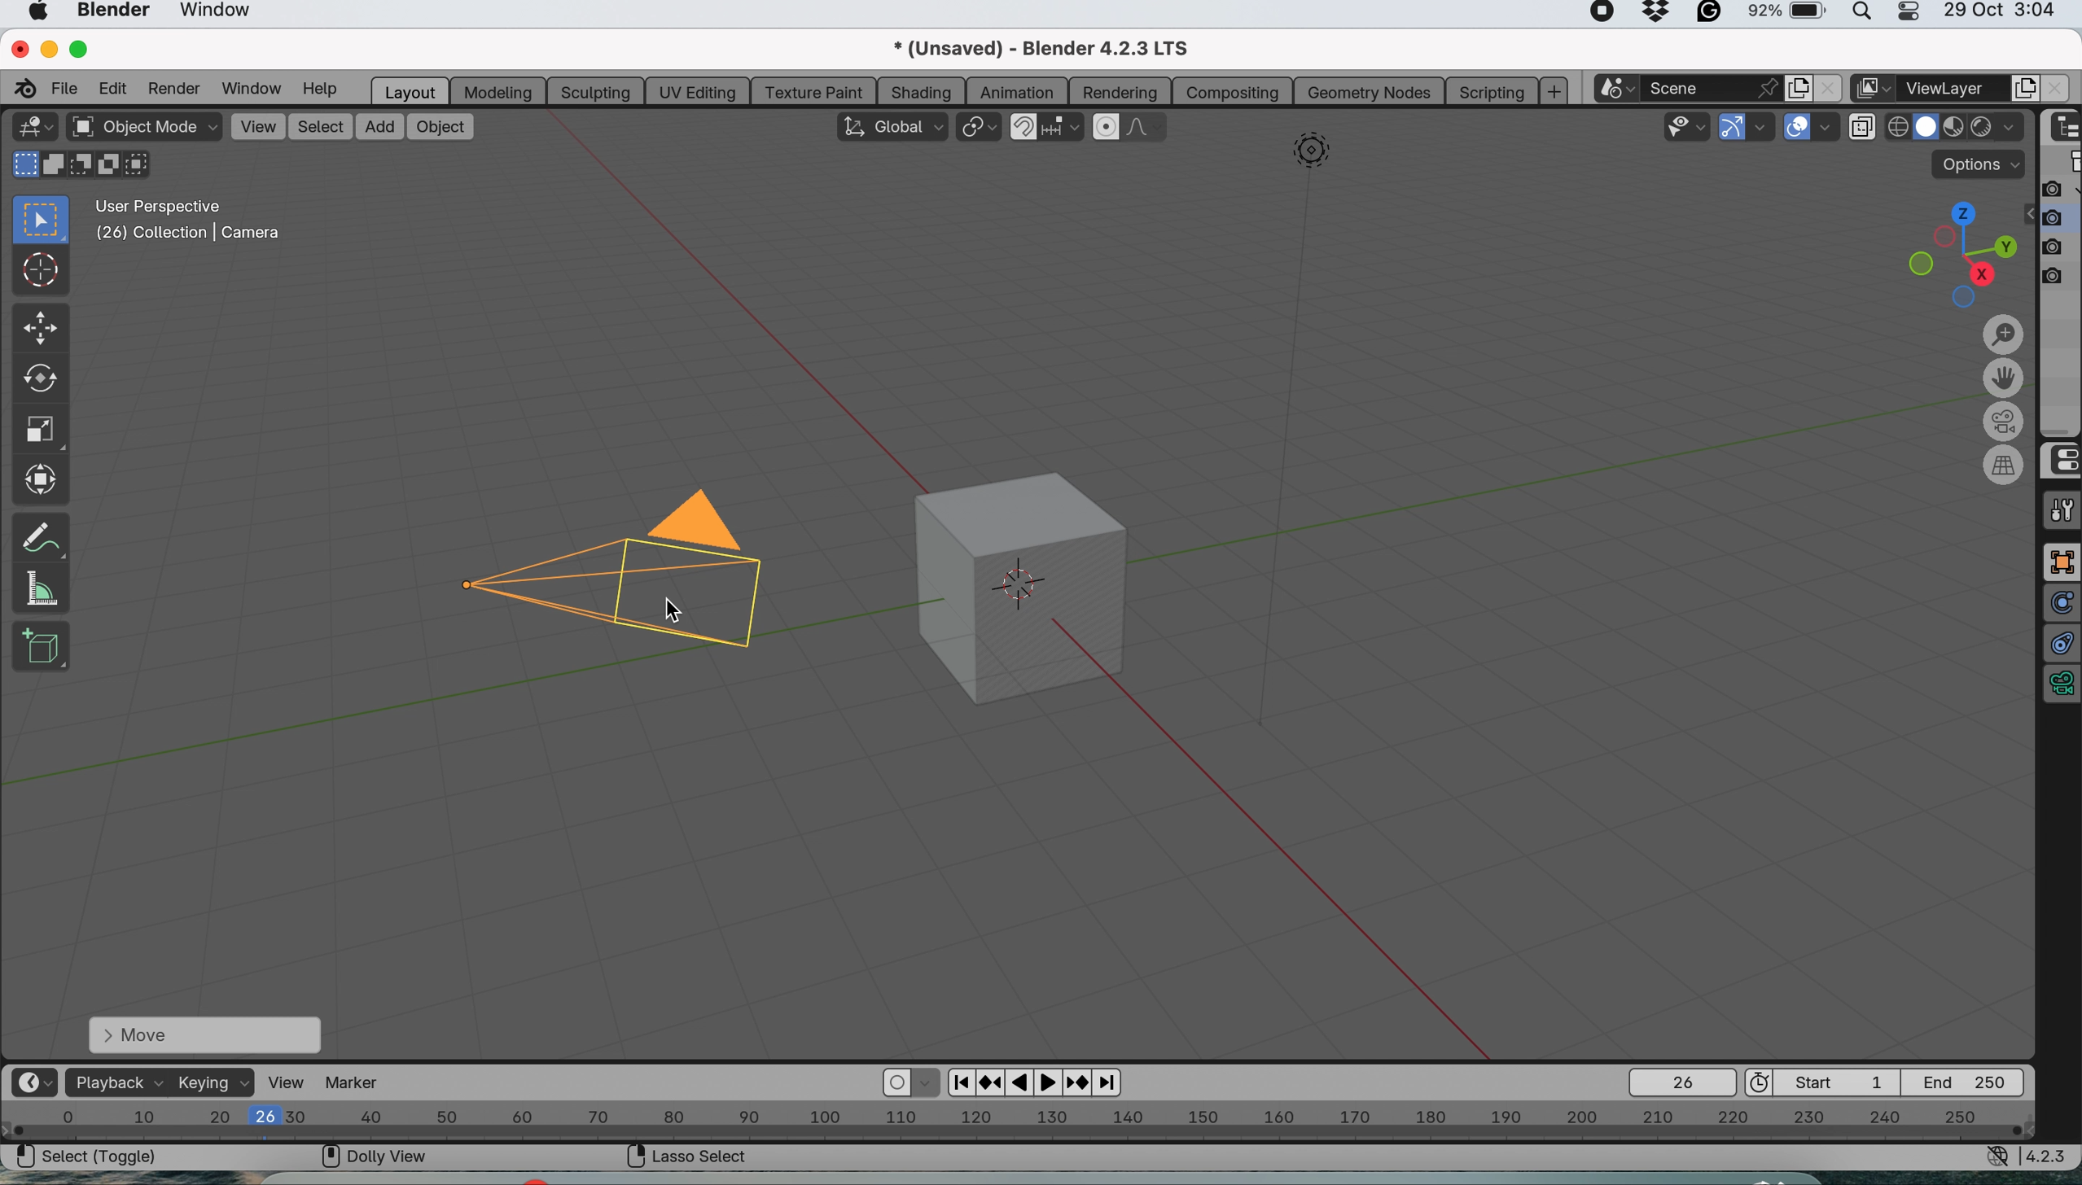 This screenshot has width=2082, height=1185. What do you see at coordinates (495, 90) in the screenshot?
I see `modeling` at bounding box center [495, 90].